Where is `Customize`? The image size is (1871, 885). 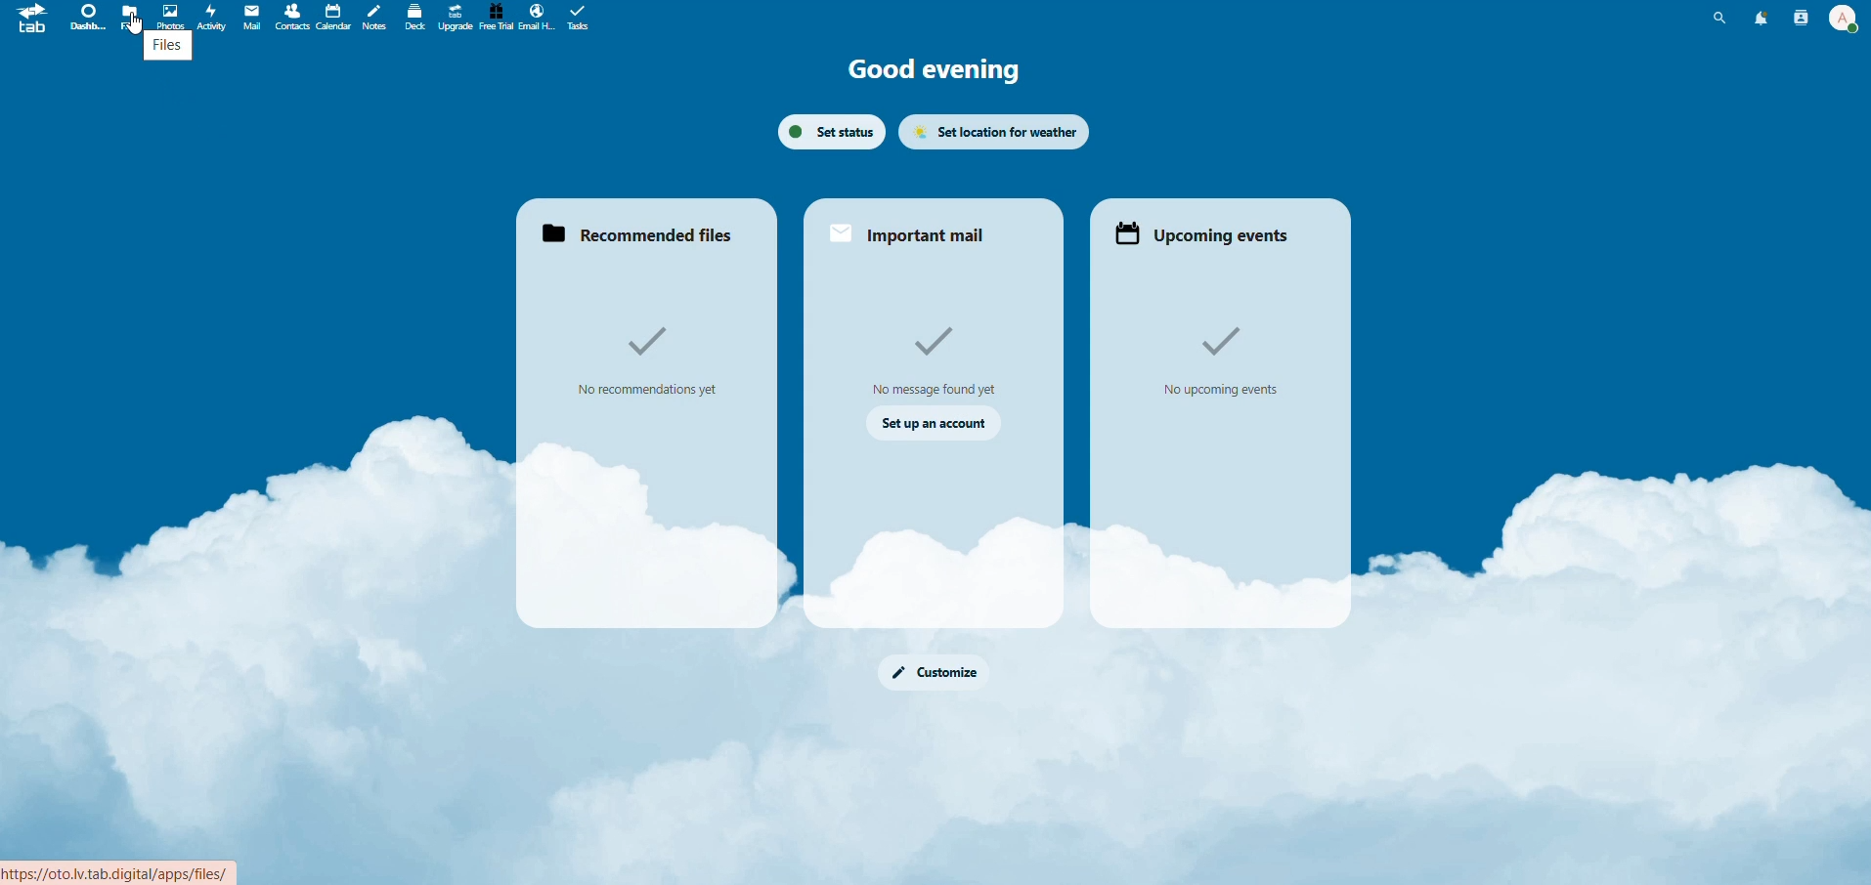 Customize is located at coordinates (940, 675).